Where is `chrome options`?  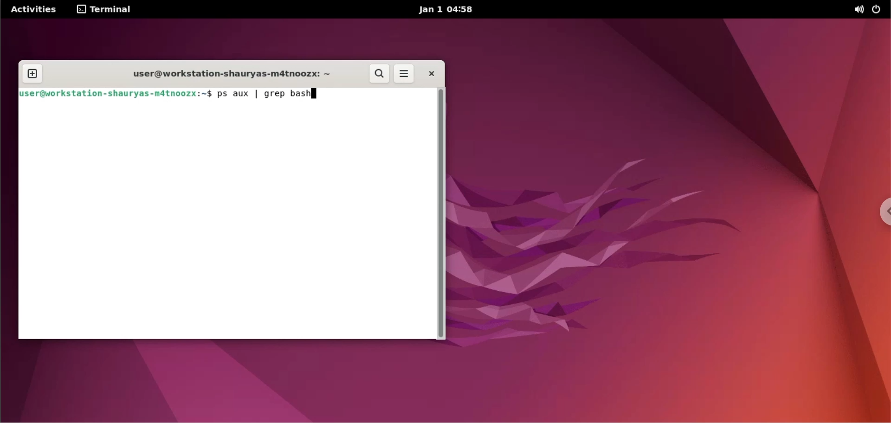
chrome options is located at coordinates (875, 214).